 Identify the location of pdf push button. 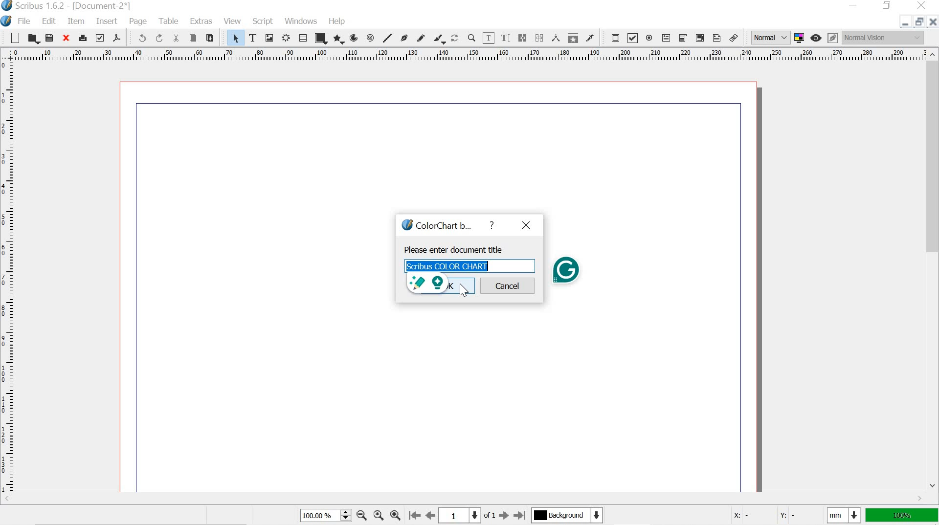
(613, 37).